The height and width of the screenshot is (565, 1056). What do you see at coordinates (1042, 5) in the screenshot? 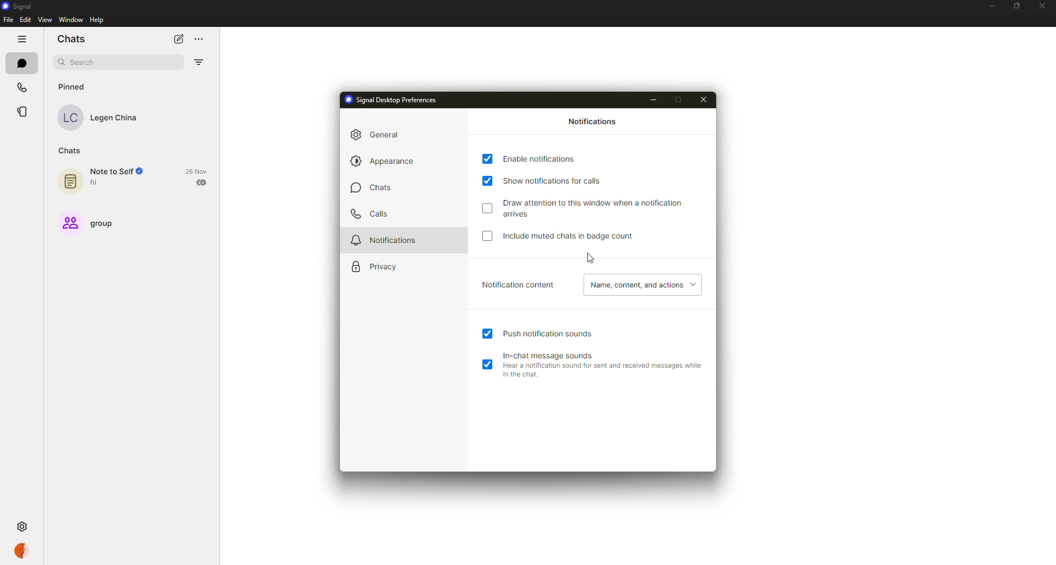
I see `close` at bounding box center [1042, 5].